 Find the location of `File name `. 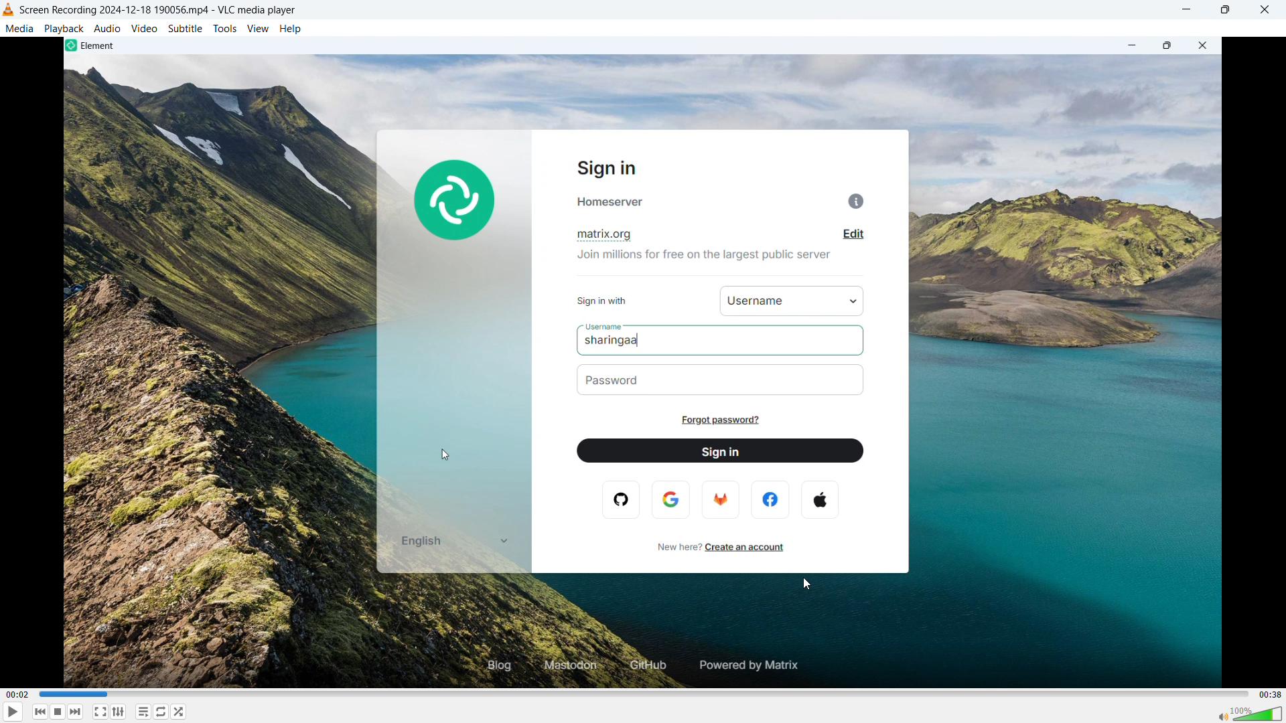

File name  is located at coordinates (159, 10).